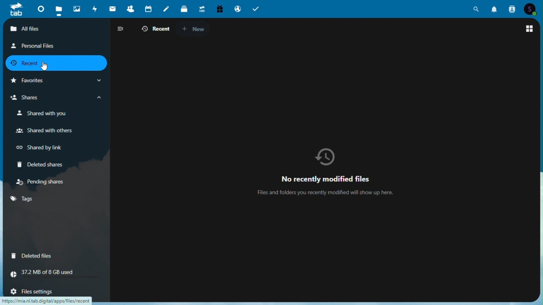  What do you see at coordinates (218, 8) in the screenshot?
I see `Free trial` at bounding box center [218, 8].